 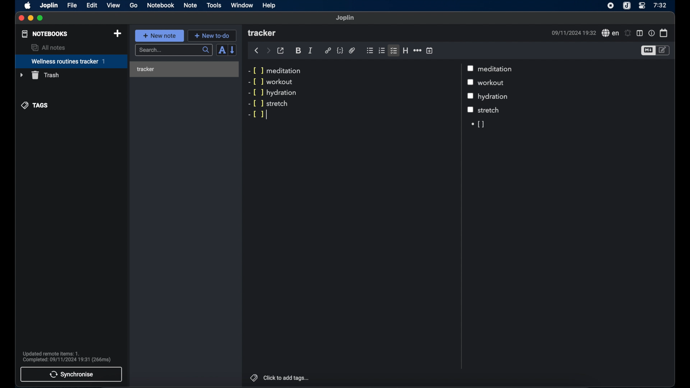 What do you see at coordinates (31, 18) in the screenshot?
I see `minimize` at bounding box center [31, 18].